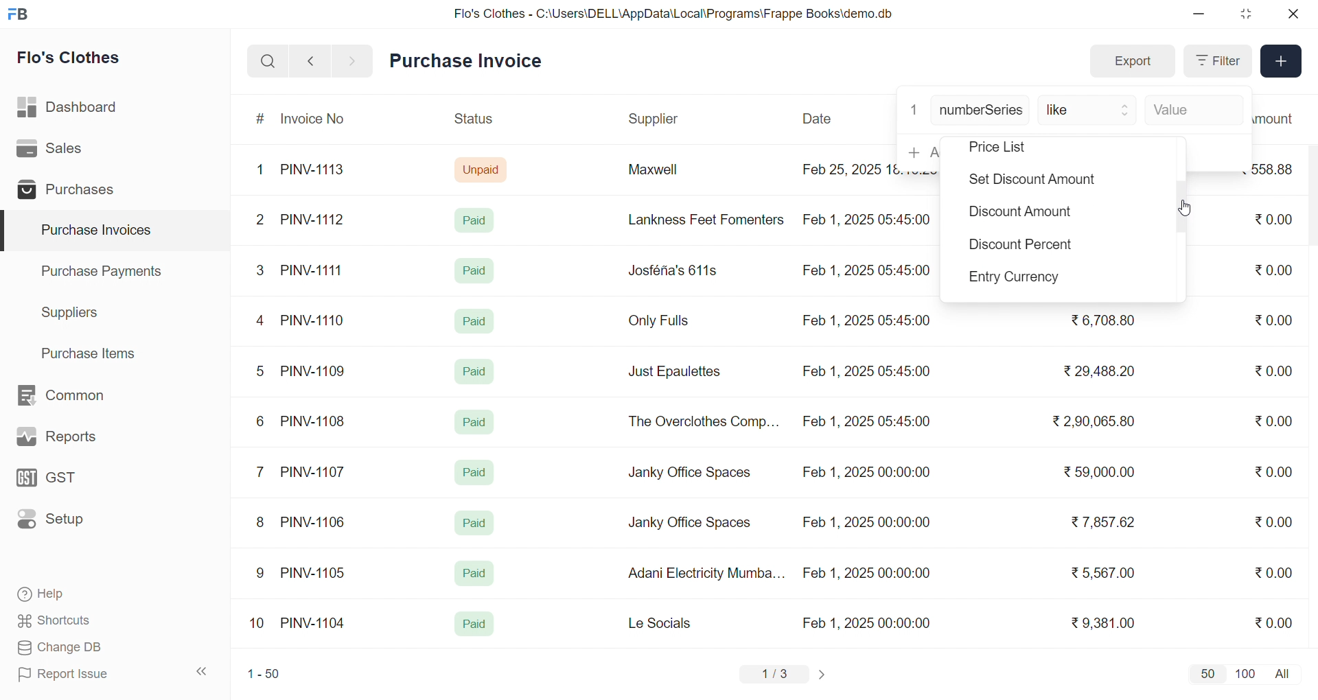  I want to click on PINV-1106, so click(318, 522).